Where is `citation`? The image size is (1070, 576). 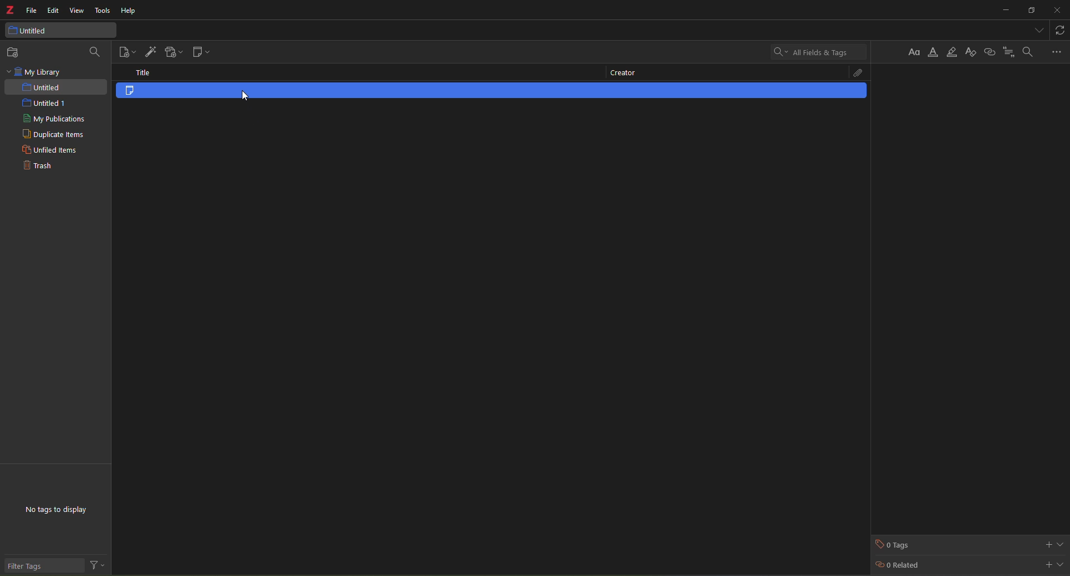
citation is located at coordinates (1009, 51).